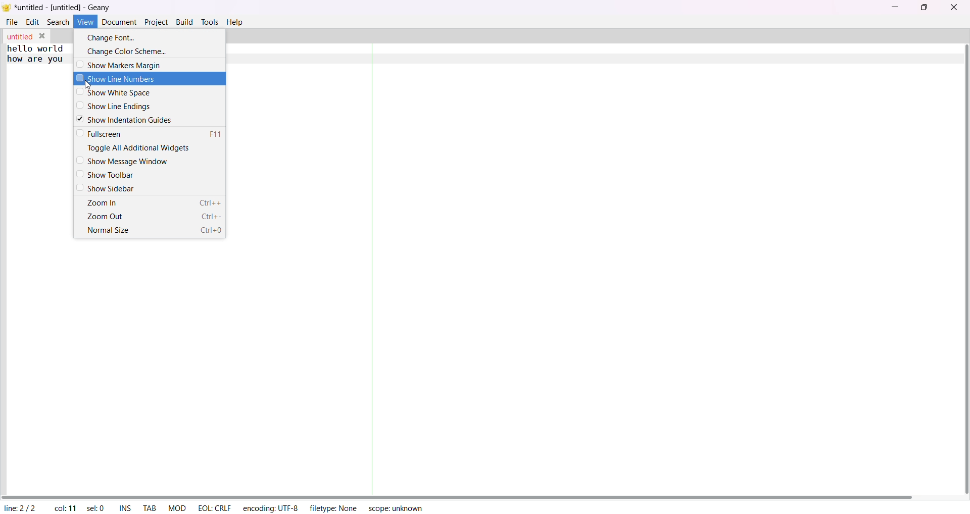 Image resolution: width=970 pixels, height=514 pixels. What do you see at coordinates (85, 21) in the screenshot?
I see `view` at bounding box center [85, 21].